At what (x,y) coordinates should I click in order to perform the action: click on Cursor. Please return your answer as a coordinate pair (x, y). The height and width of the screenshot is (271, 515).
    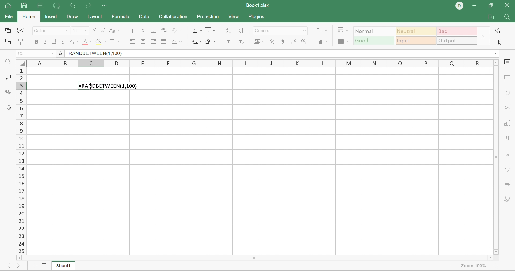
    Looking at the image, I should click on (89, 87).